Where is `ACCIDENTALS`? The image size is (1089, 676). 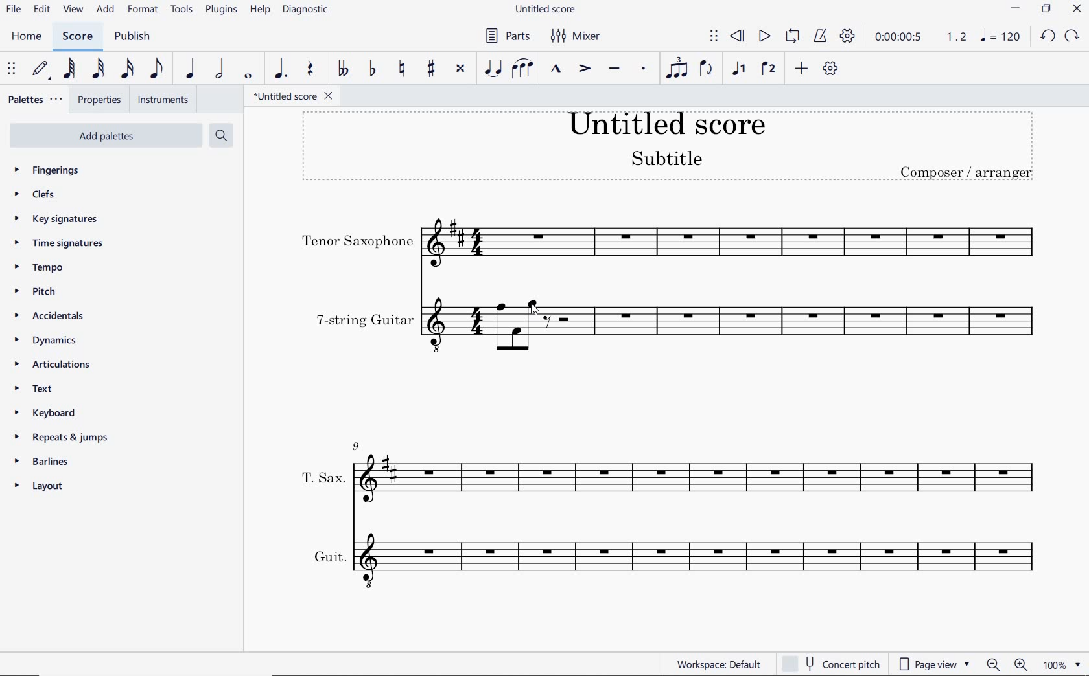 ACCIDENTALS is located at coordinates (56, 317).